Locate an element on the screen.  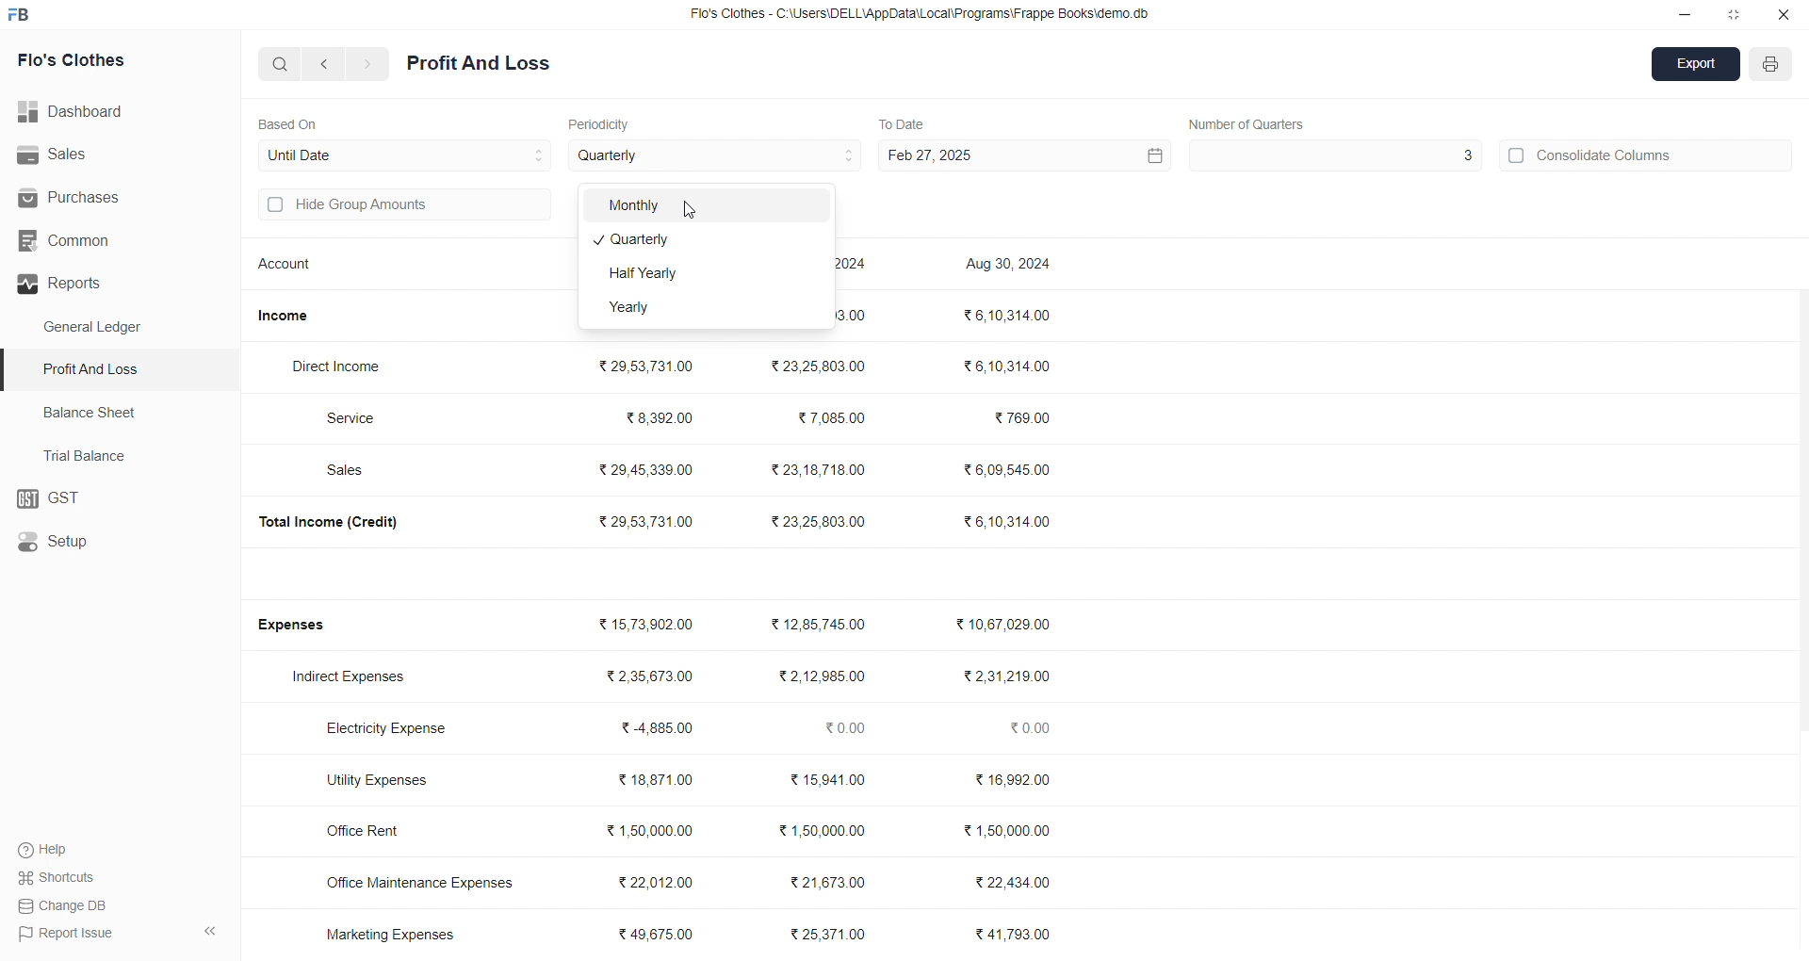
₹15,941.00 is located at coordinates (832, 780).